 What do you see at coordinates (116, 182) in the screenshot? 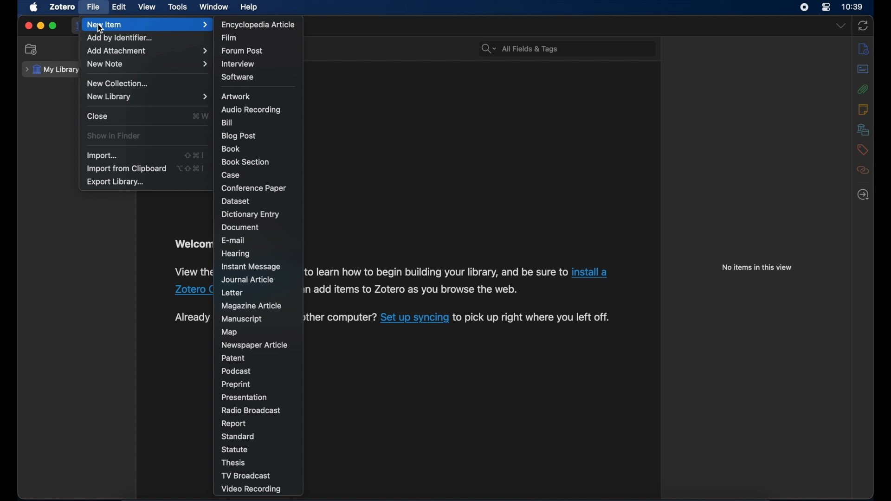
I see `export library` at bounding box center [116, 182].